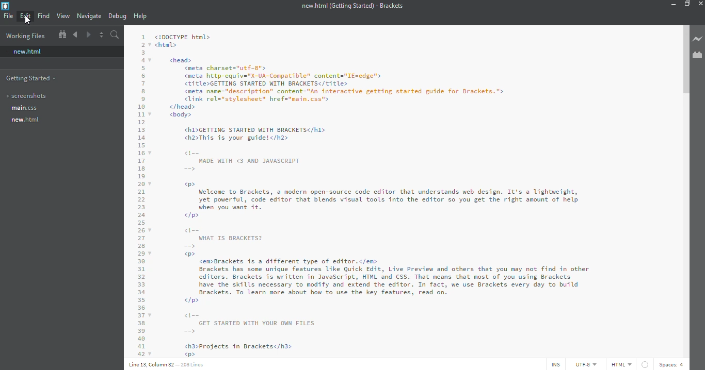  Describe the element at coordinates (26, 15) in the screenshot. I see `edit` at that location.